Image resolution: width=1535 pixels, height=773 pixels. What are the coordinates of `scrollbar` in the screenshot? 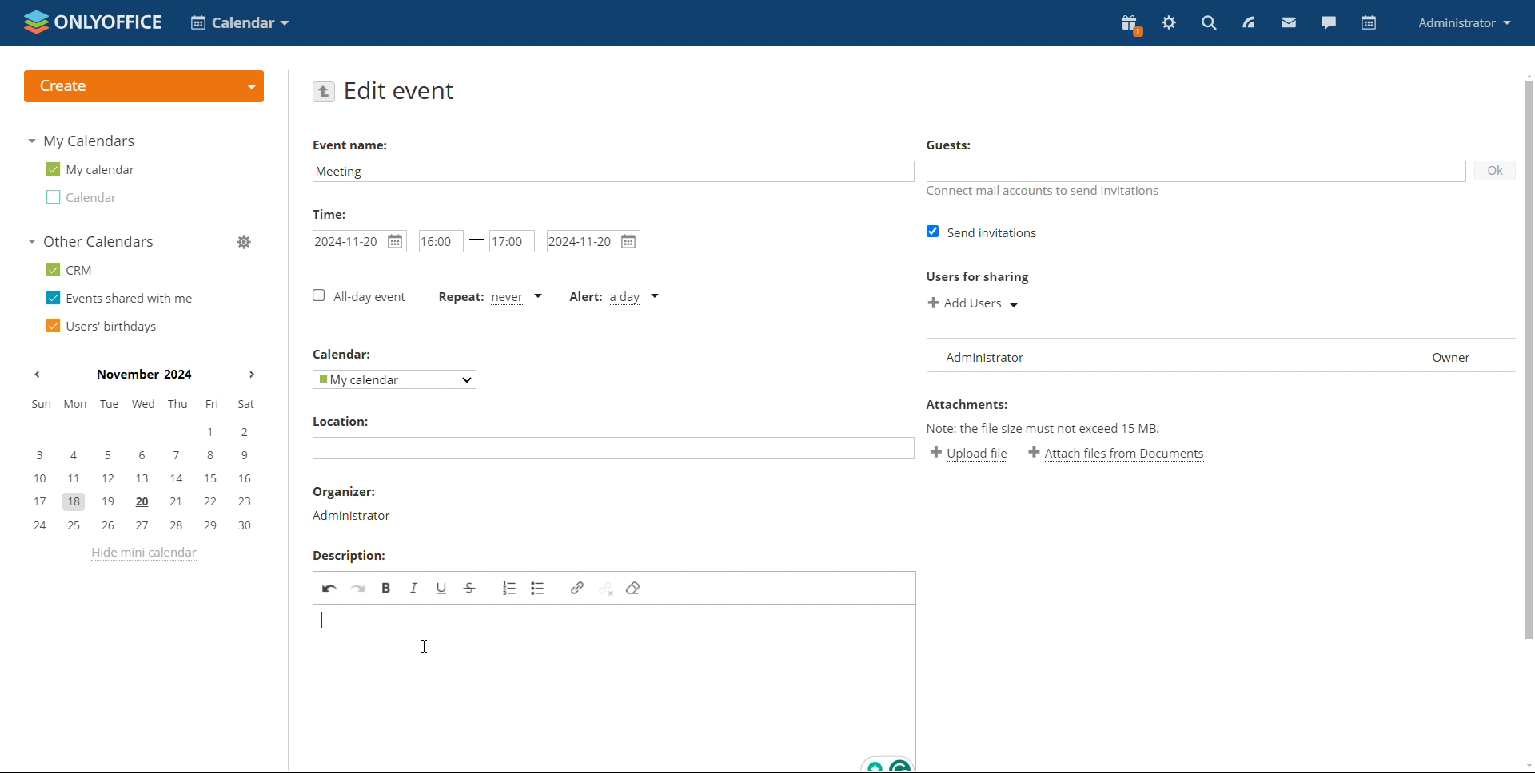 It's located at (1528, 360).